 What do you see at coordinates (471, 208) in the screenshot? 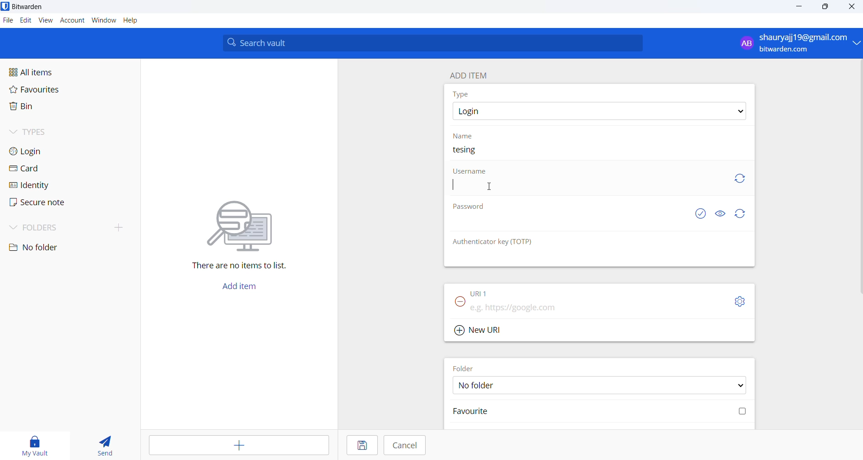
I see `Password ` at bounding box center [471, 208].